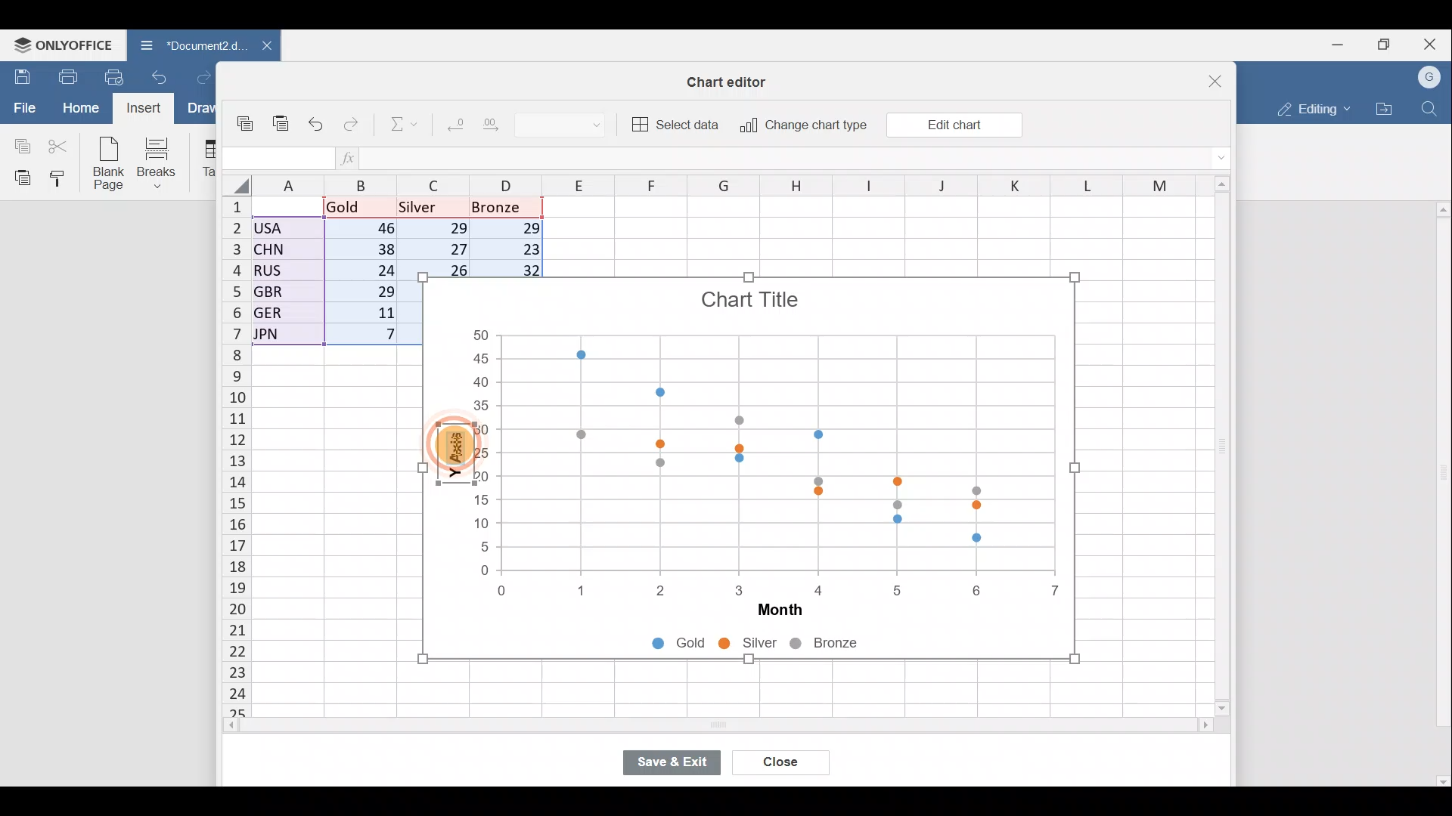 The height and width of the screenshot is (816, 1452). Describe the element at coordinates (789, 159) in the screenshot. I see `Formula bar` at that location.